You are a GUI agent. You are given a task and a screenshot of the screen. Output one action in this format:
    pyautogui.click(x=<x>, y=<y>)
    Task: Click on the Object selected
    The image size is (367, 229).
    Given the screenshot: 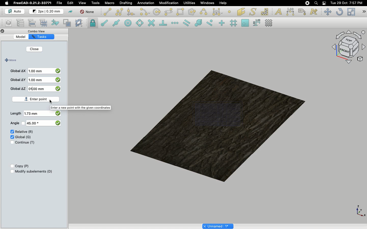 What is the action you would take?
    pyautogui.click(x=219, y=124)
    